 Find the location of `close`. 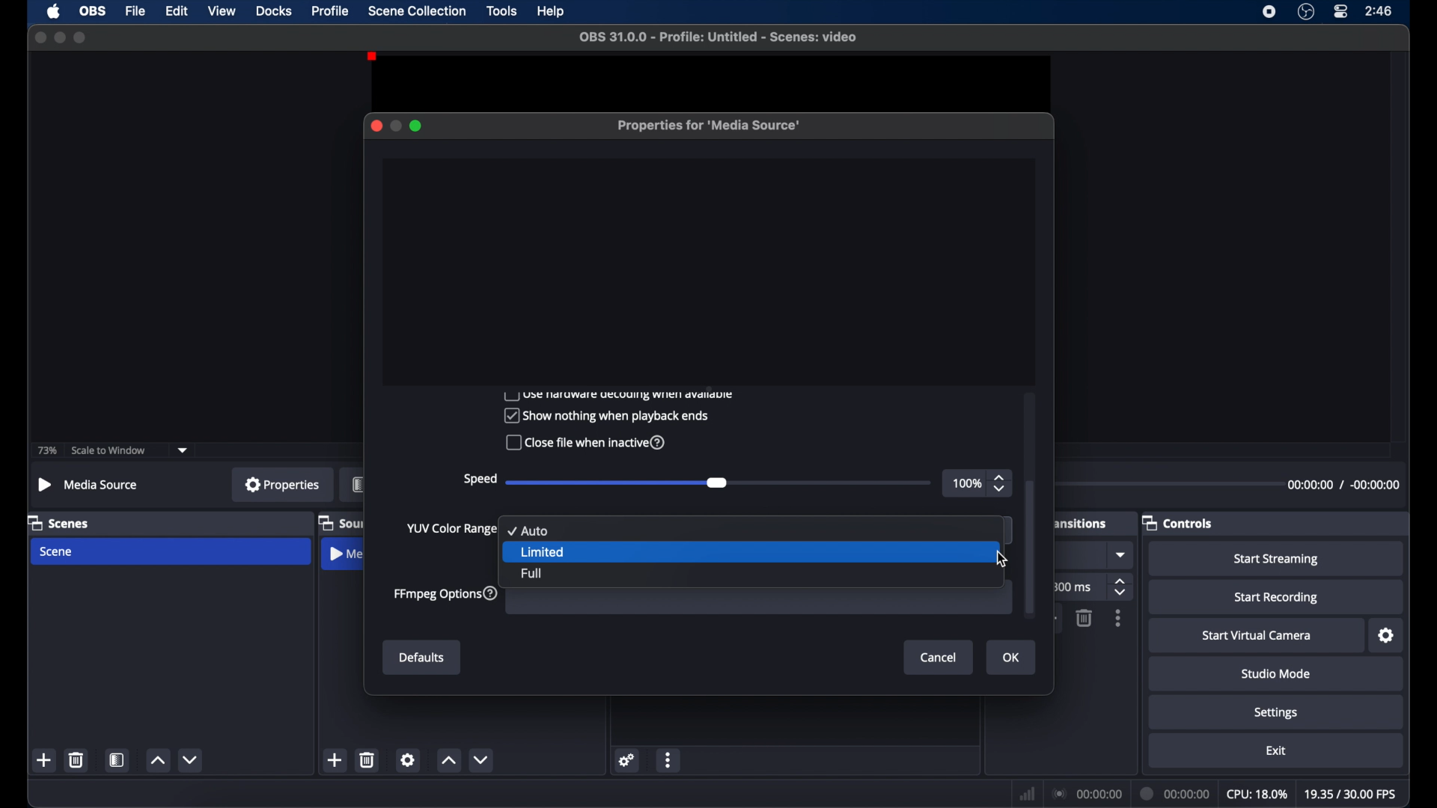

close is located at coordinates (37, 37).